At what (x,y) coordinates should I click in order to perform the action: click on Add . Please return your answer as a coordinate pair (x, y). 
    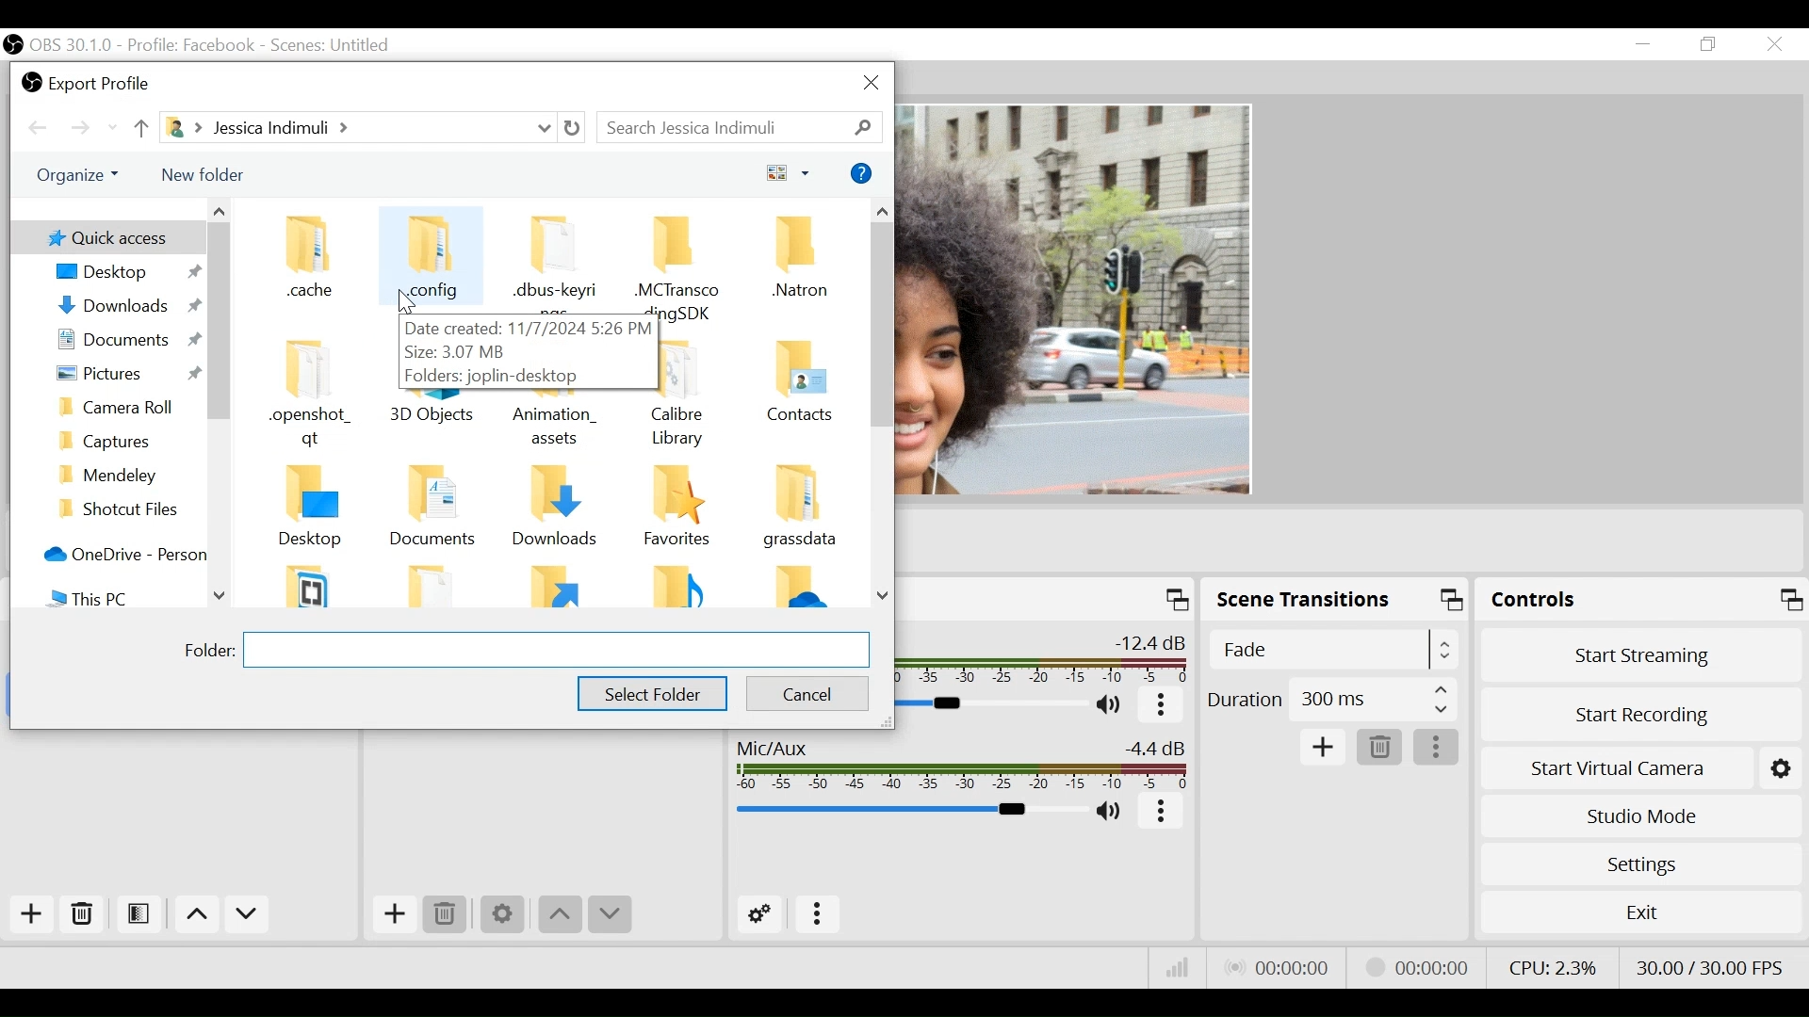
    Looking at the image, I should click on (1324, 749).